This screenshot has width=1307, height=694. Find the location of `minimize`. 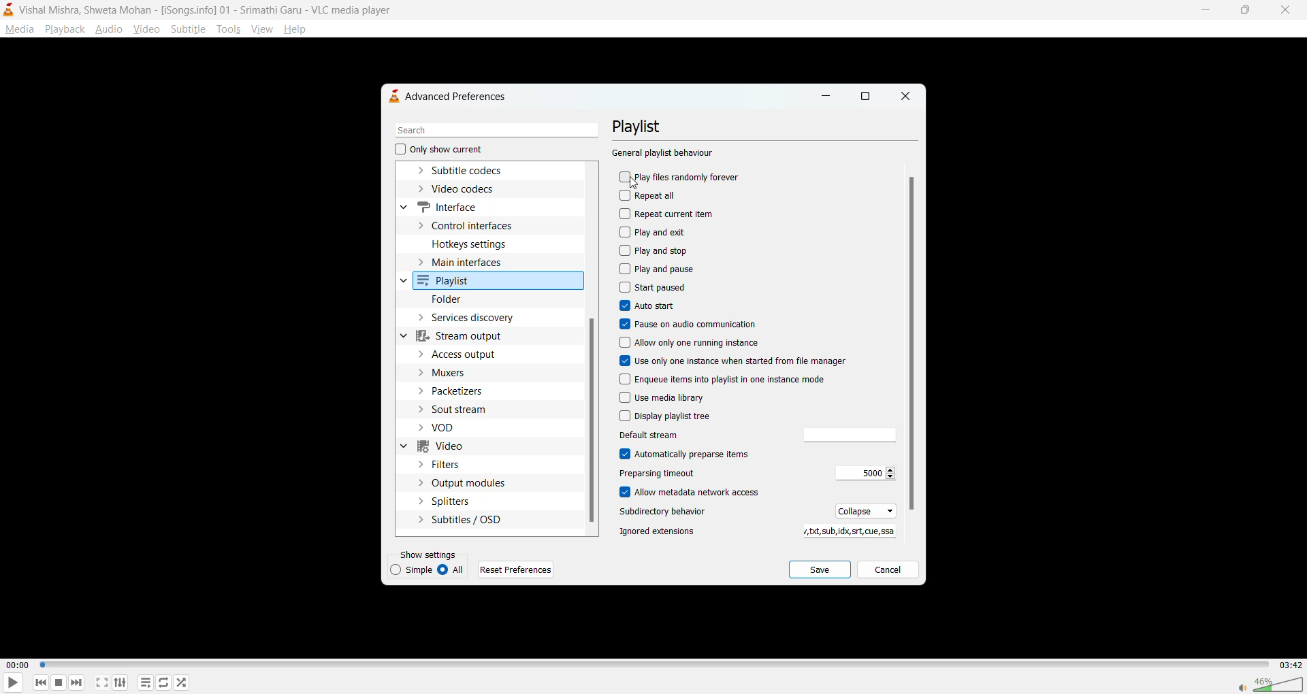

minimize is located at coordinates (825, 99).